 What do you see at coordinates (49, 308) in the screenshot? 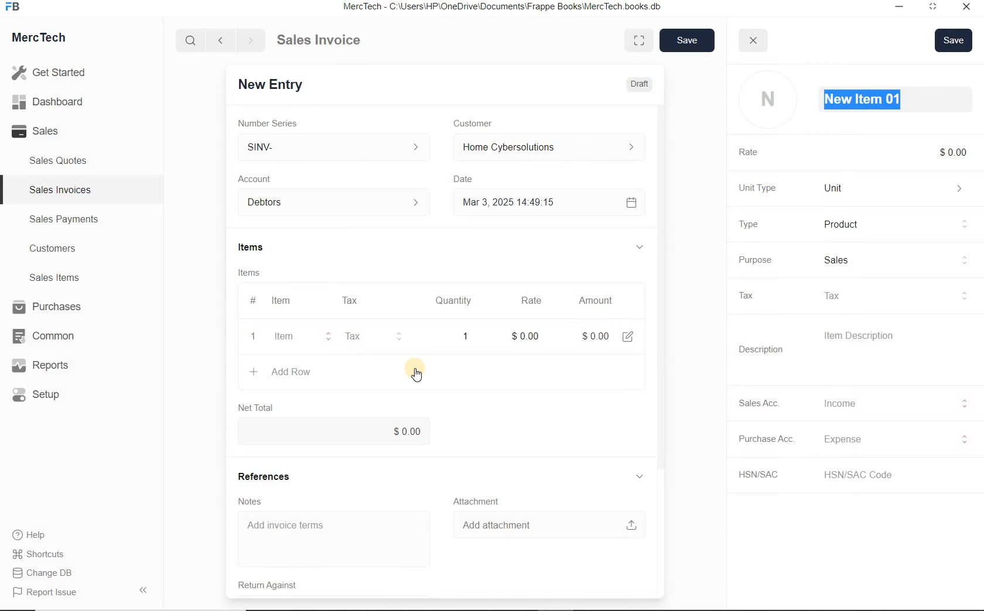
I see `Purchases` at bounding box center [49, 308].